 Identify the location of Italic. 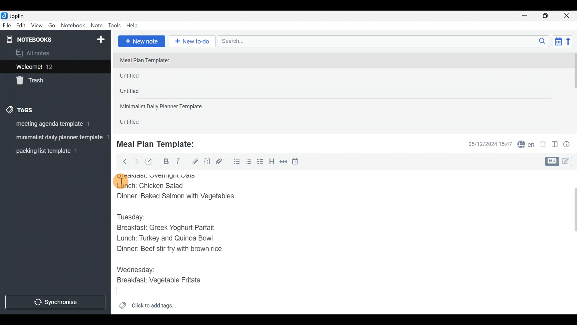
(177, 163).